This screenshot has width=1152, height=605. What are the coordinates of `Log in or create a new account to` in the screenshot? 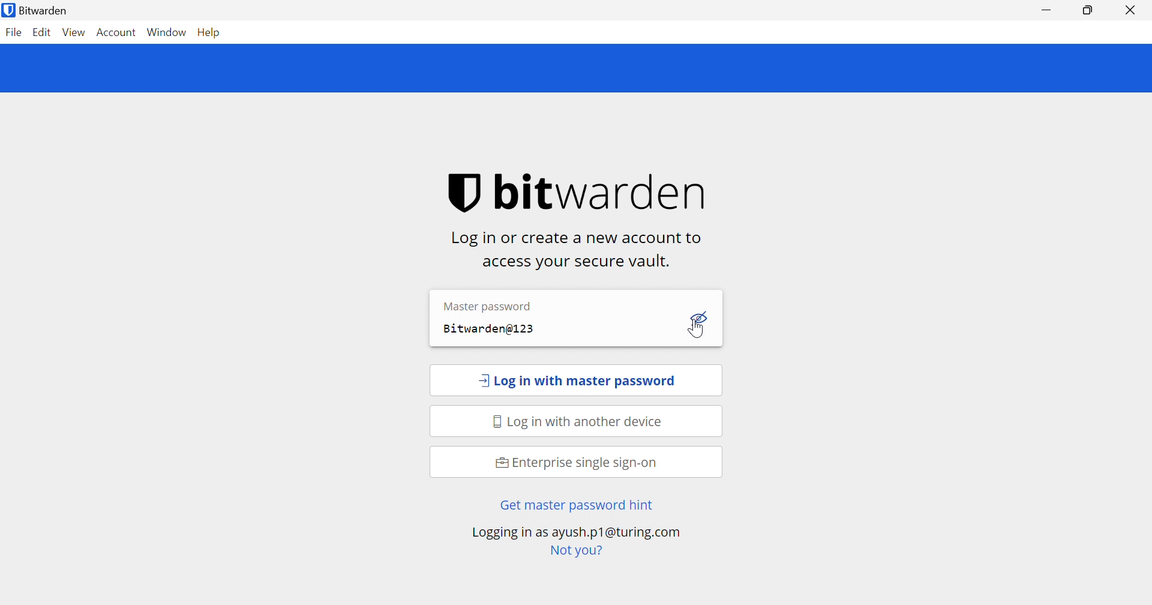 It's located at (580, 238).